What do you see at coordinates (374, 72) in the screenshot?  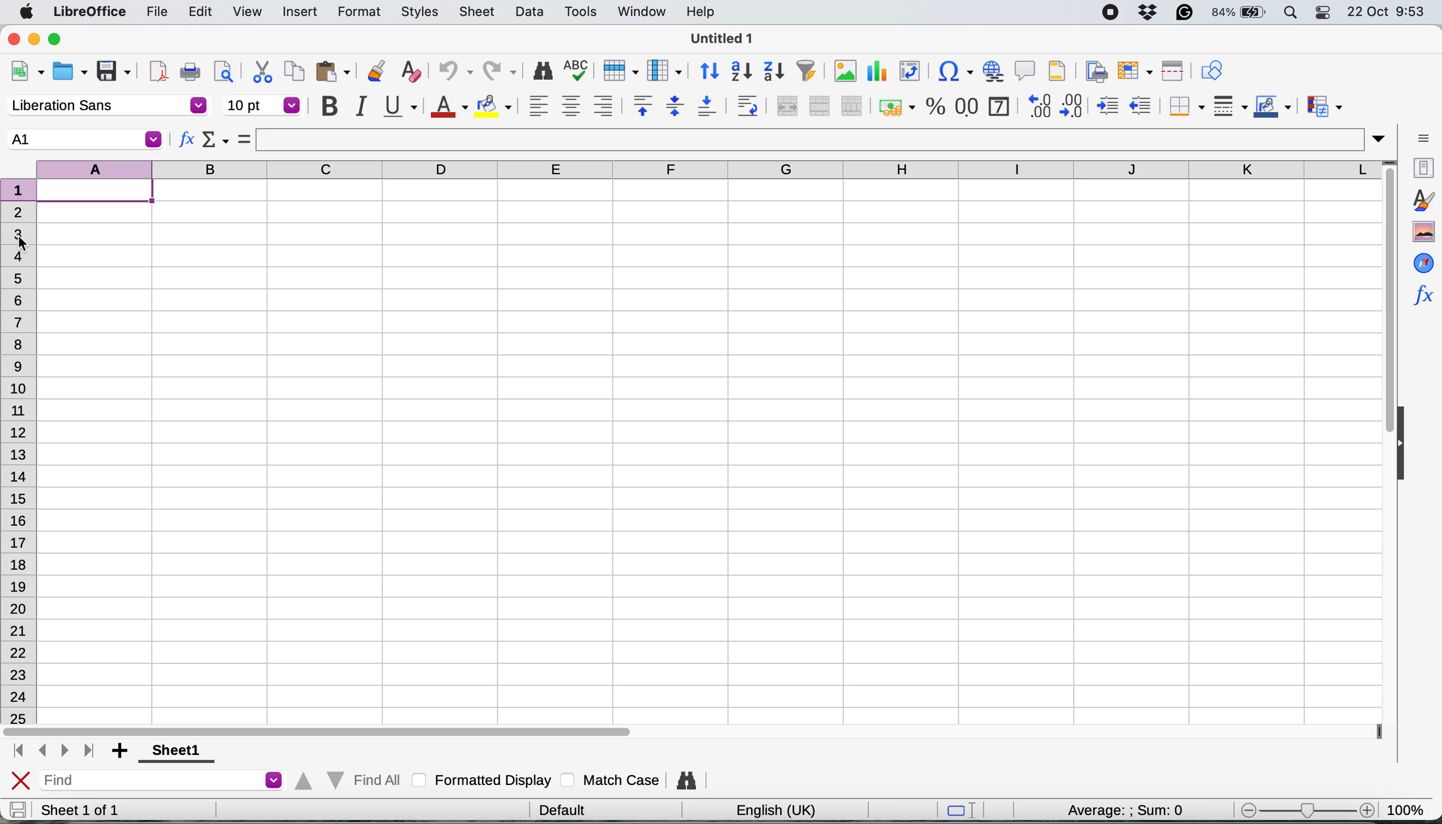 I see `clone formatting` at bounding box center [374, 72].